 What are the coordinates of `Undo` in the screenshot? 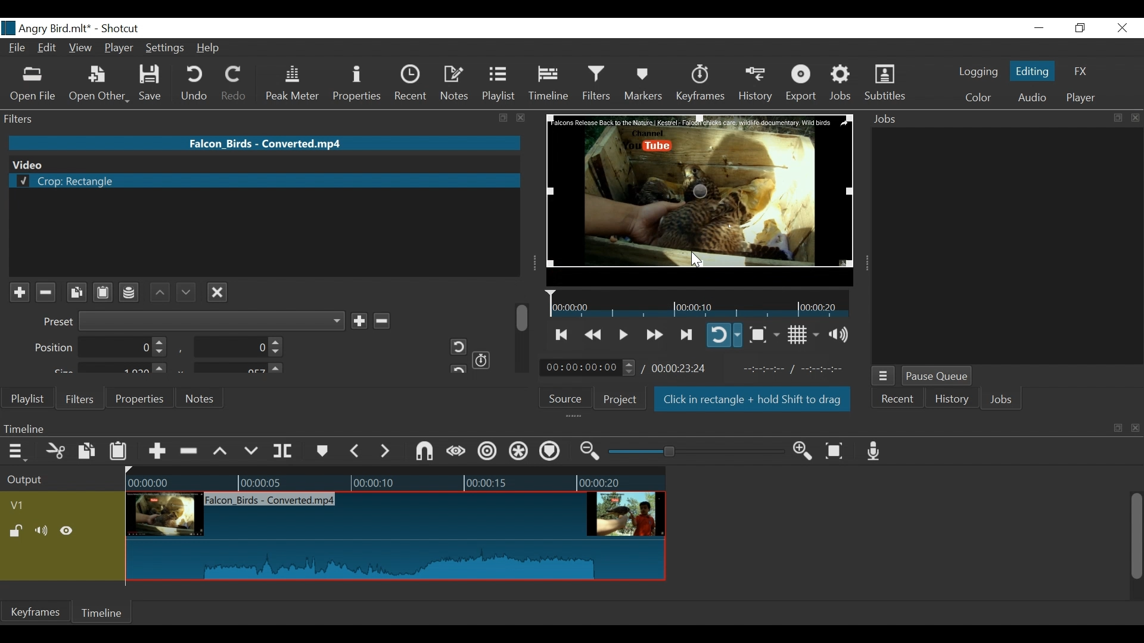 It's located at (196, 83).